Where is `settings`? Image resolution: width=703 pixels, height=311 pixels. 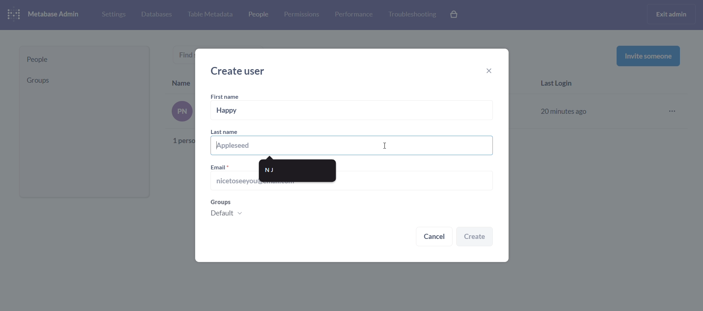 settings is located at coordinates (113, 14).